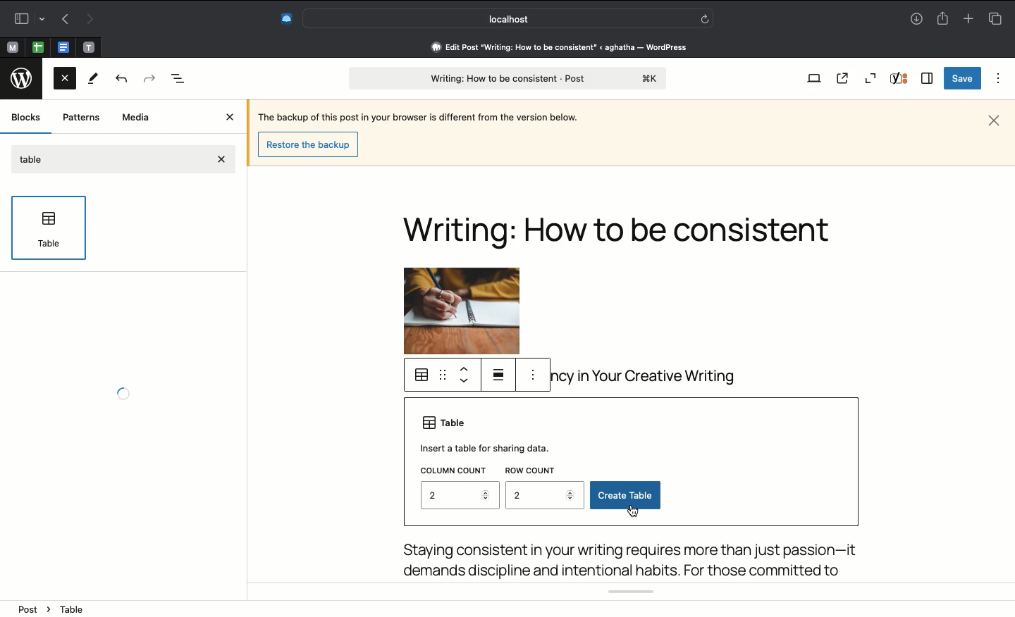 The height and width of the screenshot is (617, 1015). I want to click on Yoast, so click(900, 79).